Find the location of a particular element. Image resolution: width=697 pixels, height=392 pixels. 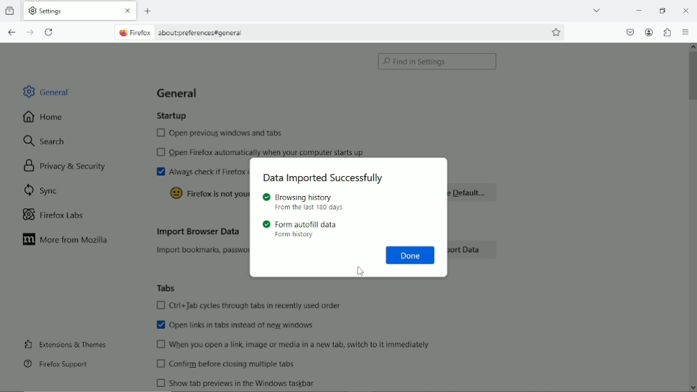

Ctrl+Tab cycles through tabs in recently used order is located at coordinates (248, 305).